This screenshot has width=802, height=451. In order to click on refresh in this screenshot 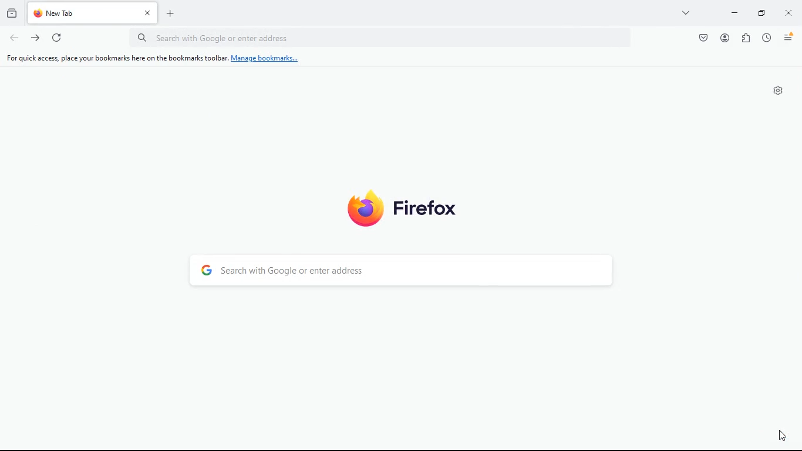, I will do `click(58, 38)`.